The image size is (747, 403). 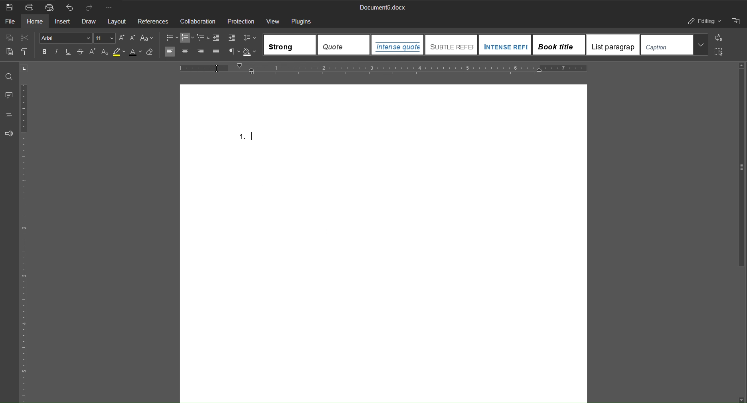 I want to click on Copy, so click(x=8, y=38).